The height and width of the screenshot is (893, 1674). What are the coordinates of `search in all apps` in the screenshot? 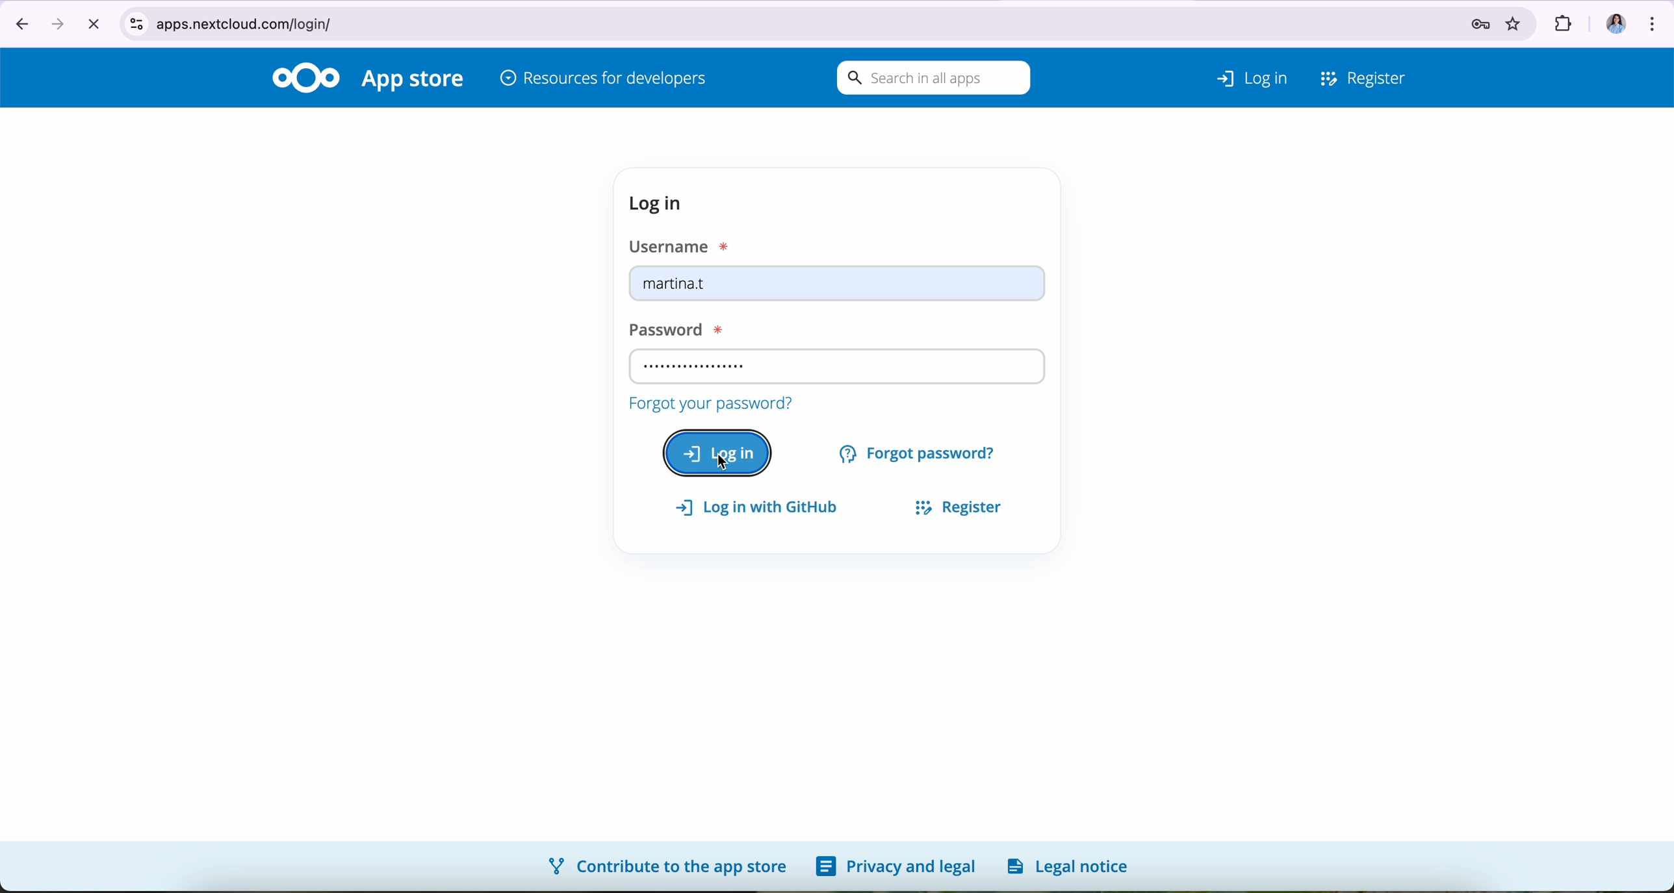 It's located at (930, 79).